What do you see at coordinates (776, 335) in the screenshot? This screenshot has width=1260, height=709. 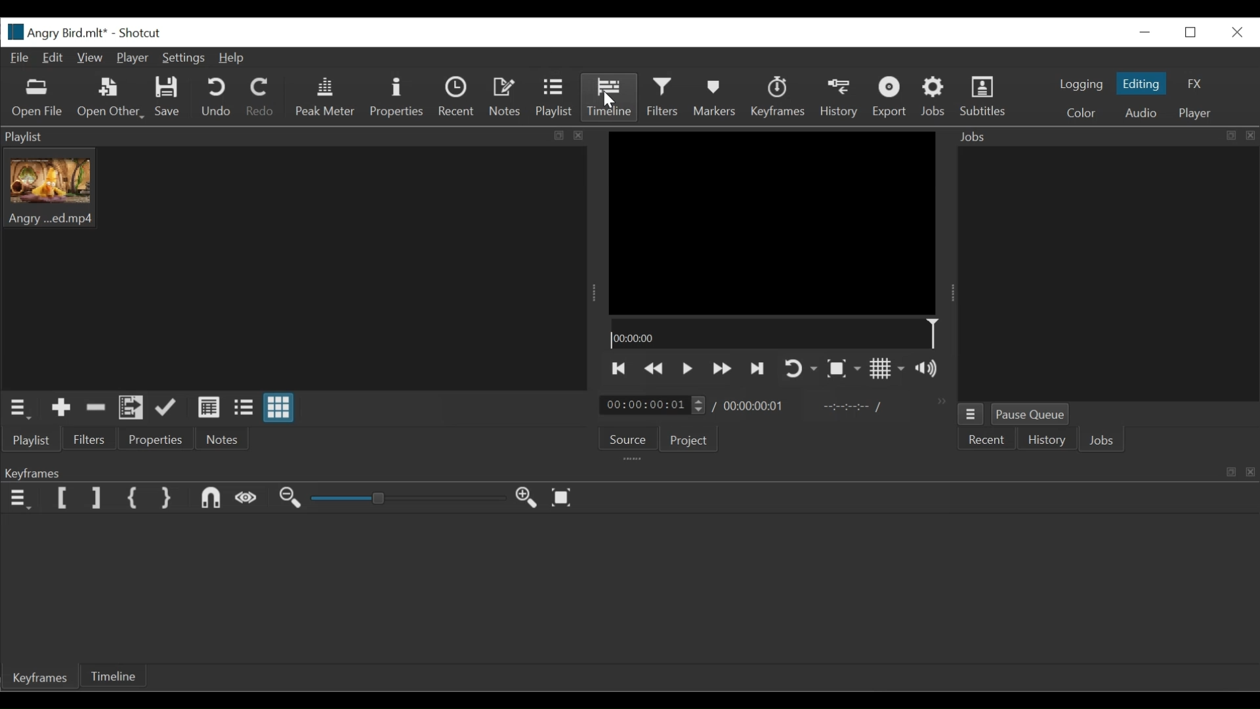 I see `Timeline` at bounding box center [776, 335].